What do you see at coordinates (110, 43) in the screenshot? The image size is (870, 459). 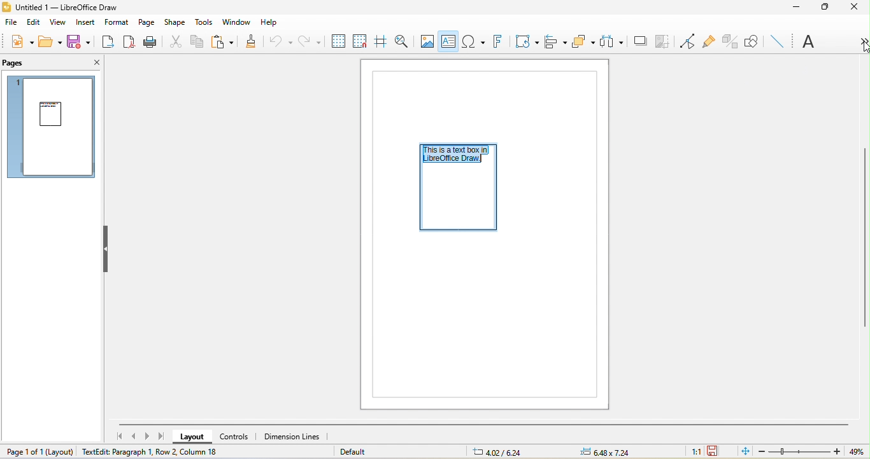 I see `export` at bounding box center [110, 43].